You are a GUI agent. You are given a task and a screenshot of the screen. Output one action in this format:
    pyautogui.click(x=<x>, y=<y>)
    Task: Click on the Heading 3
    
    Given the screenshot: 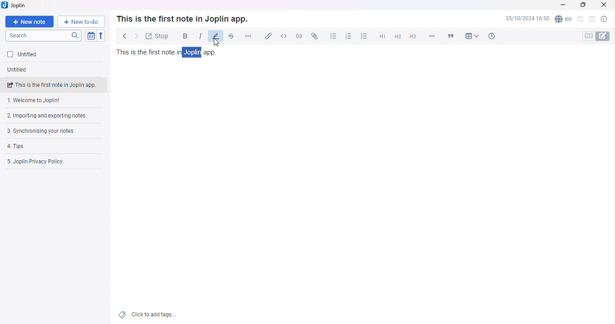 What is the action you would take?
    pyautogui.click(x=412, y=37)
    